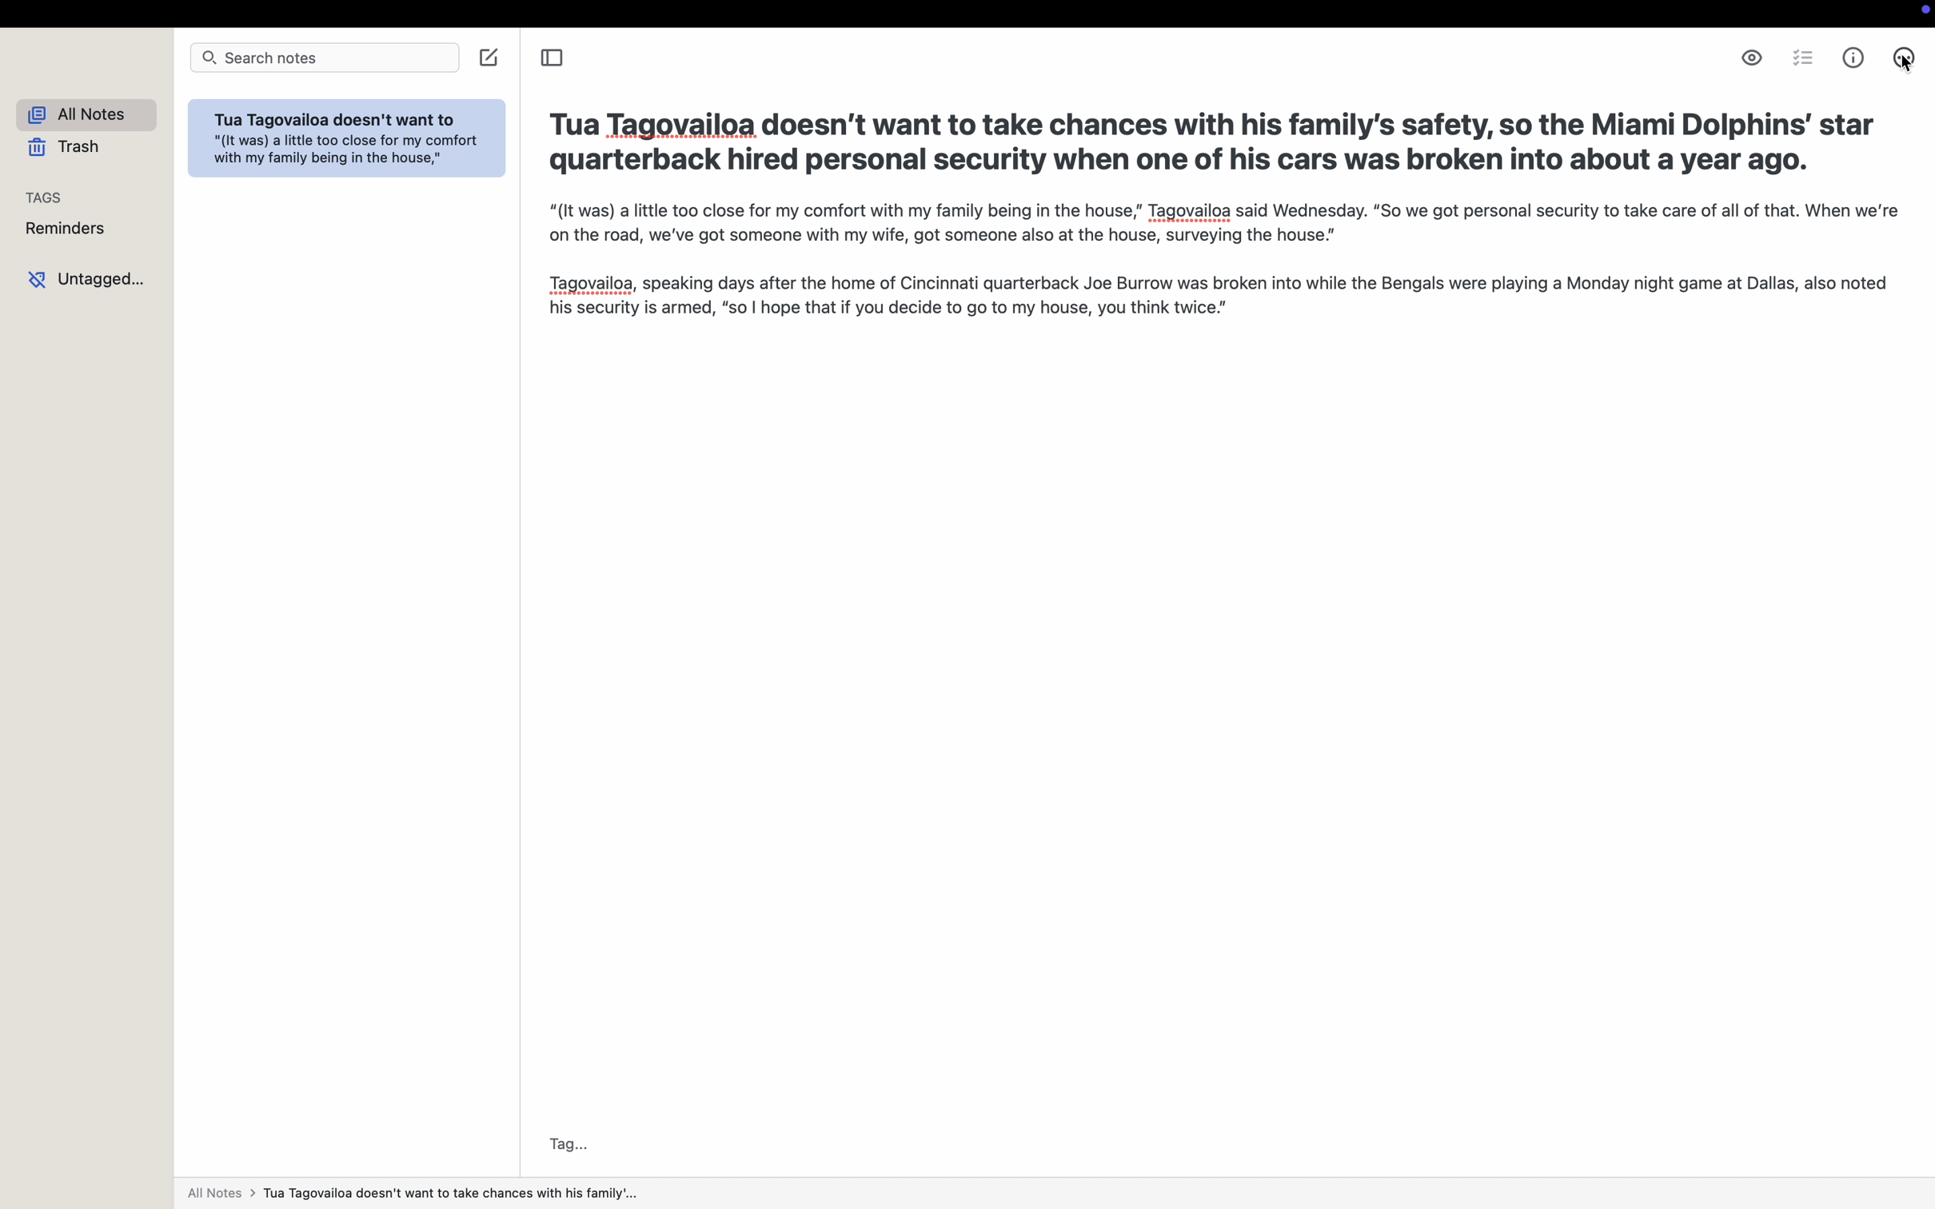 The width and height of the screenshot is (1935, 1209). Describe the element at coordinates (48, 193) in the screenshot. I see `tags` at that location.